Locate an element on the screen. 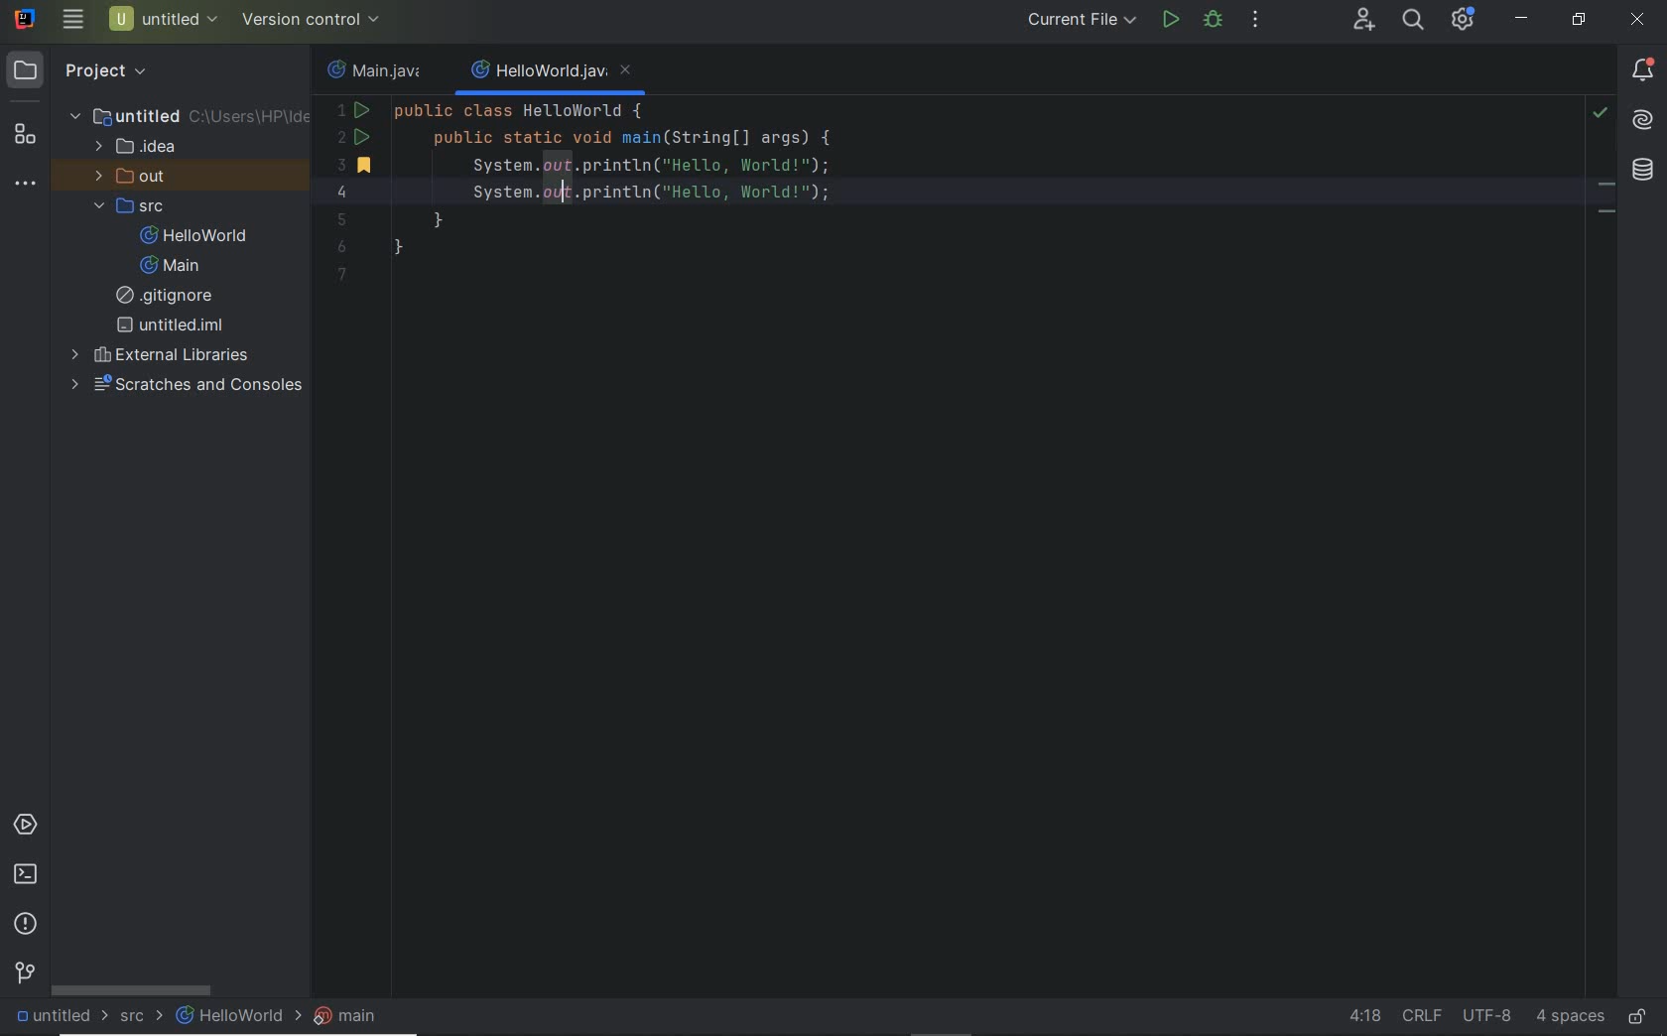 The image size is (1667, 1036). minimize is located at coordinates (1522, 19).